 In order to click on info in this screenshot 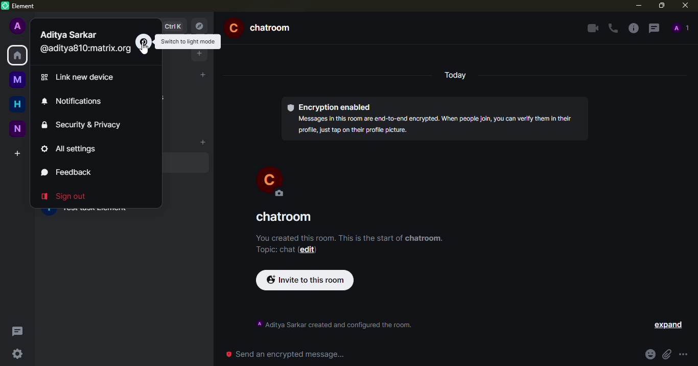, I will do `click(633, 28)`.